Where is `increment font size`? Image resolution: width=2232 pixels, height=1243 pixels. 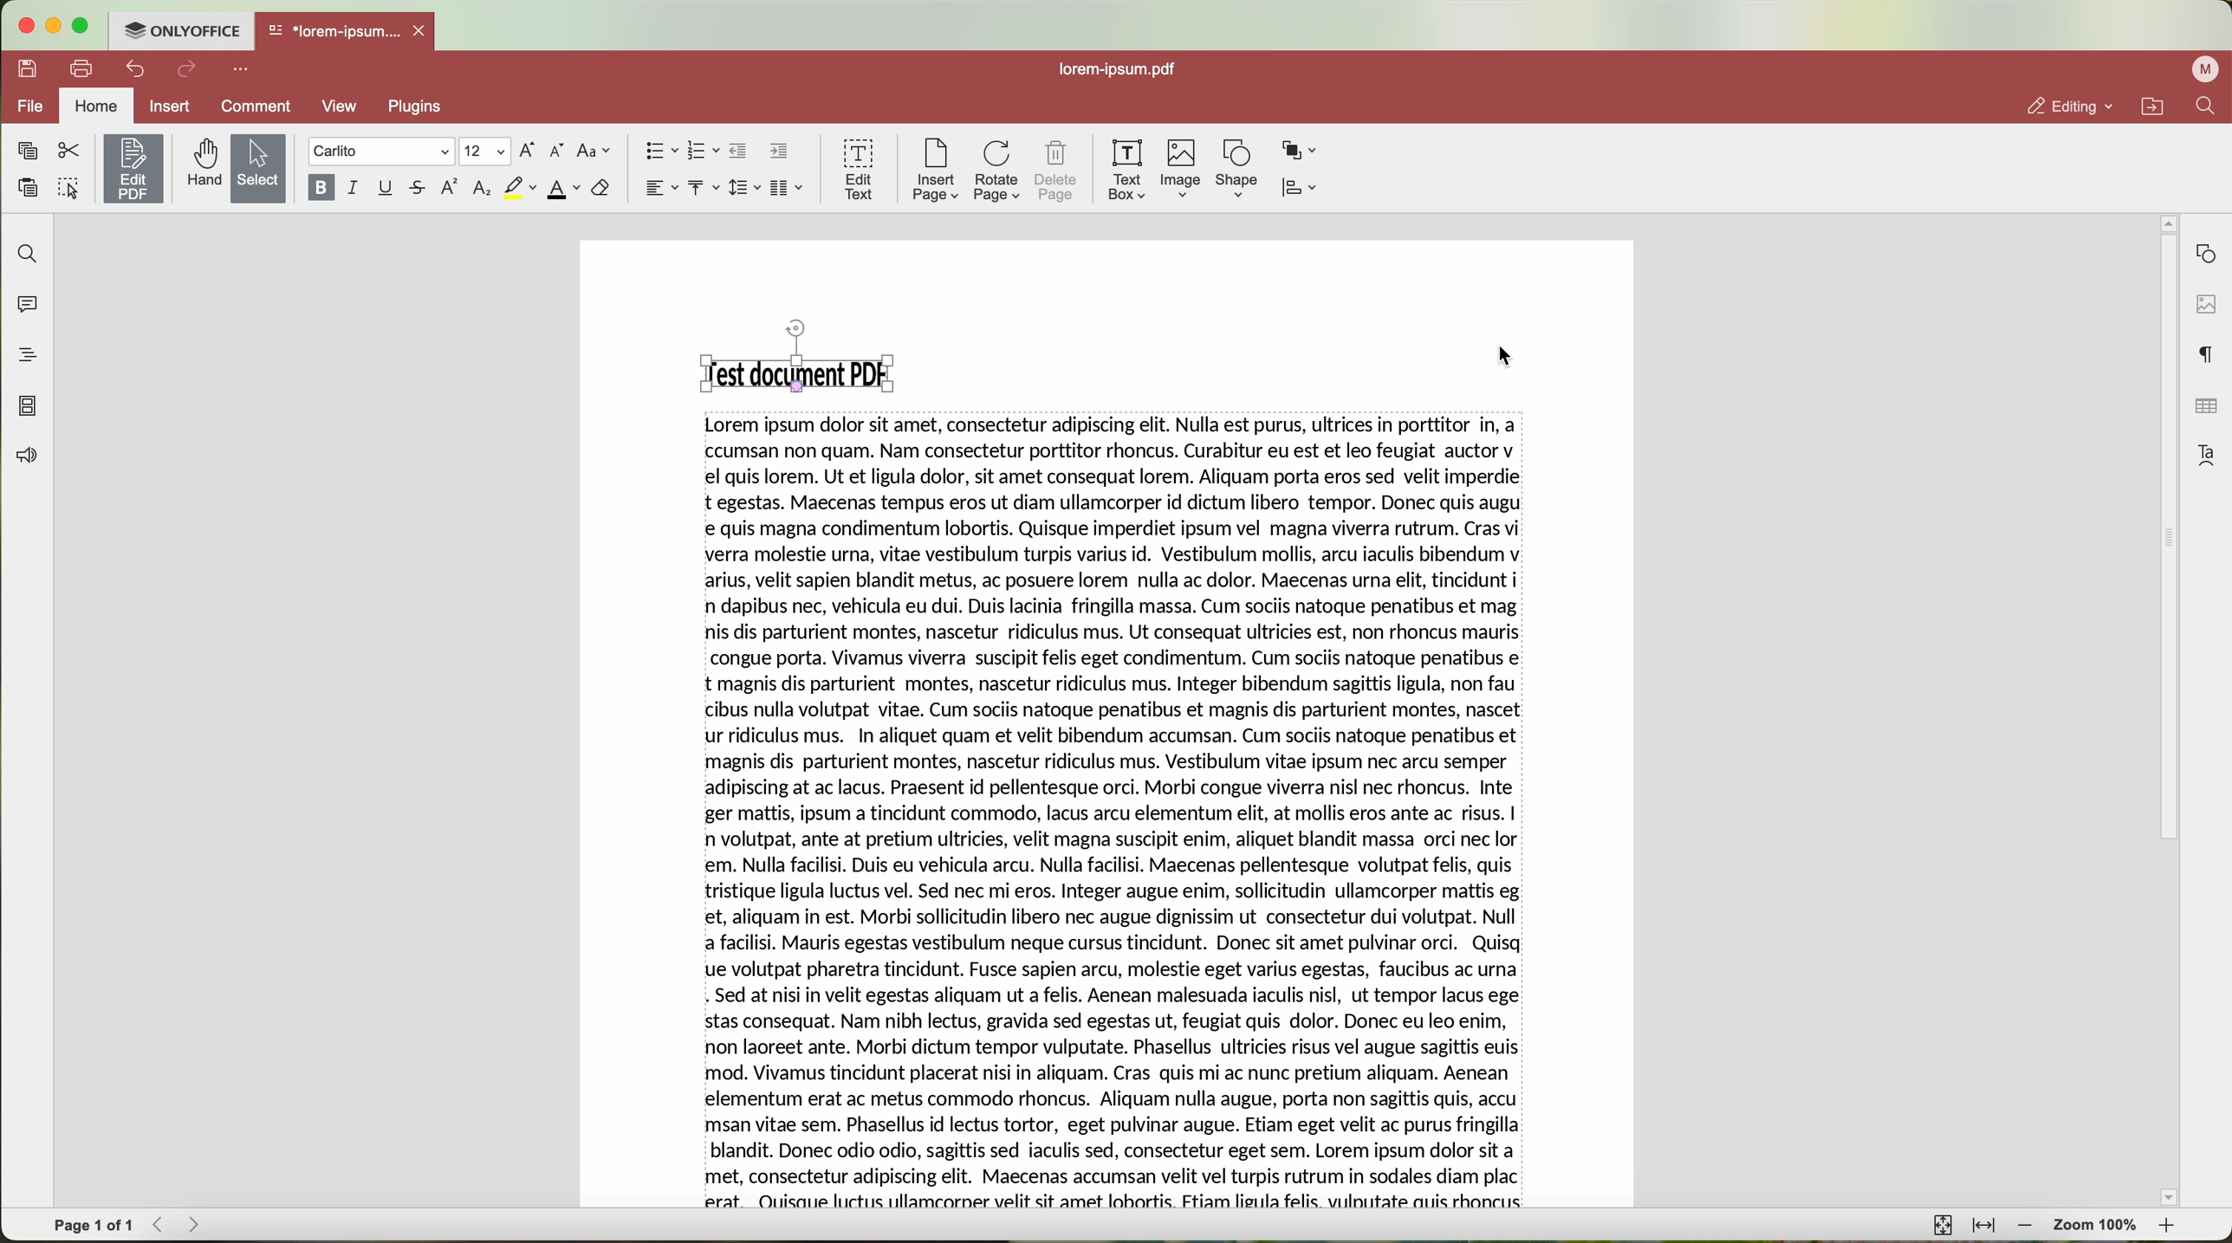 increment font size is located at coordinates (528, 151).